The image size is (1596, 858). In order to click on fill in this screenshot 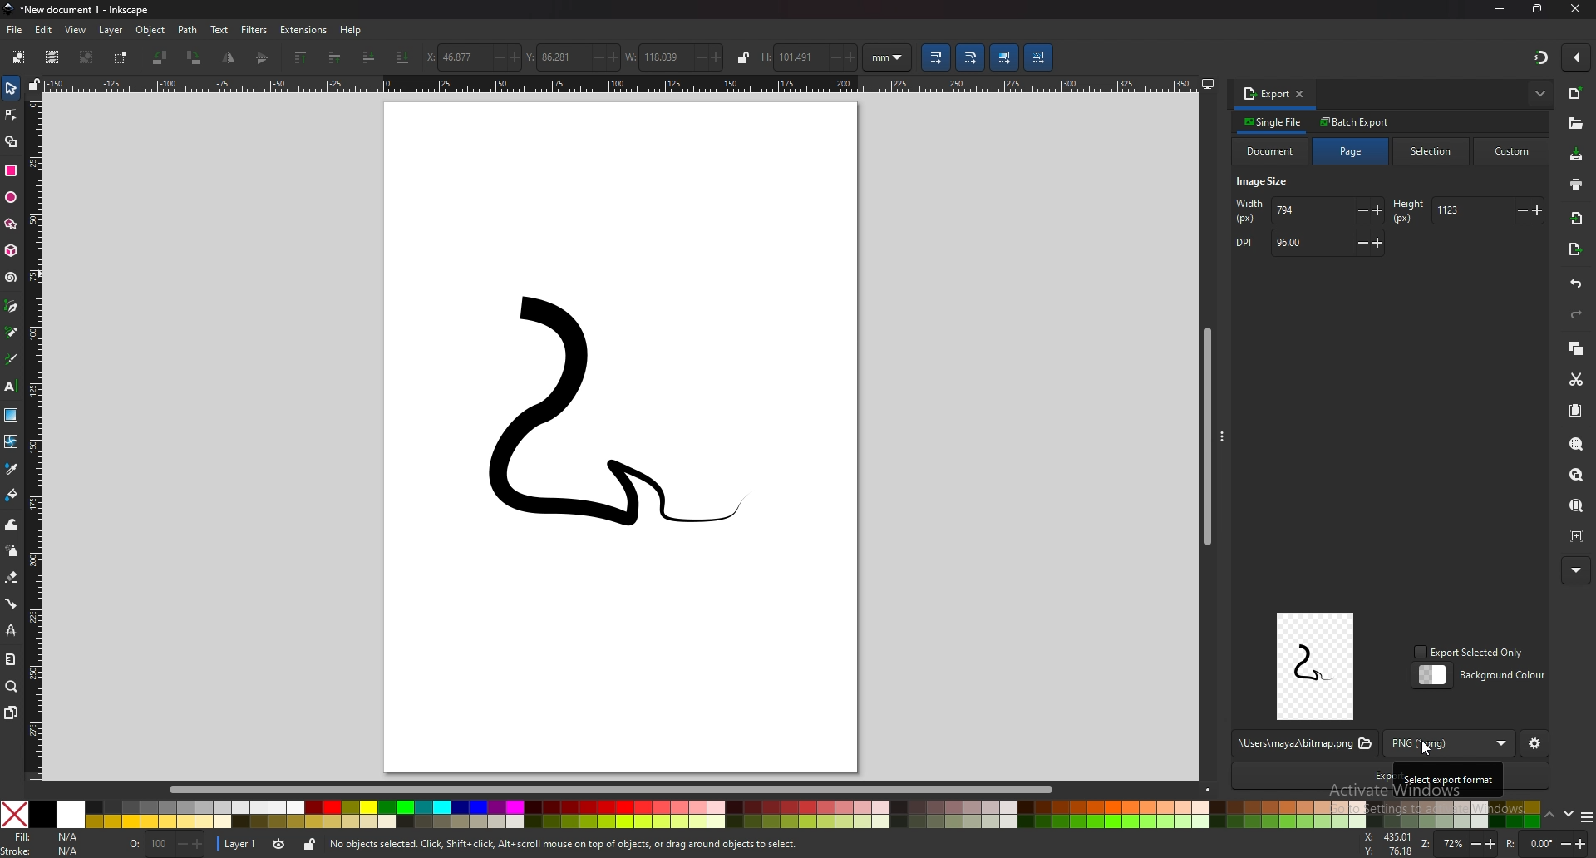, I will do `click(47, 836)`.